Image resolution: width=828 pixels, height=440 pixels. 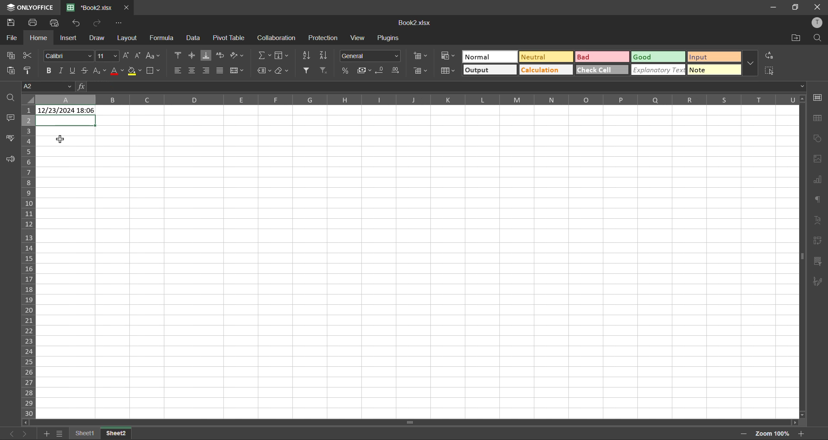 I want to click on sheet 2, so click(x=118, y=431).